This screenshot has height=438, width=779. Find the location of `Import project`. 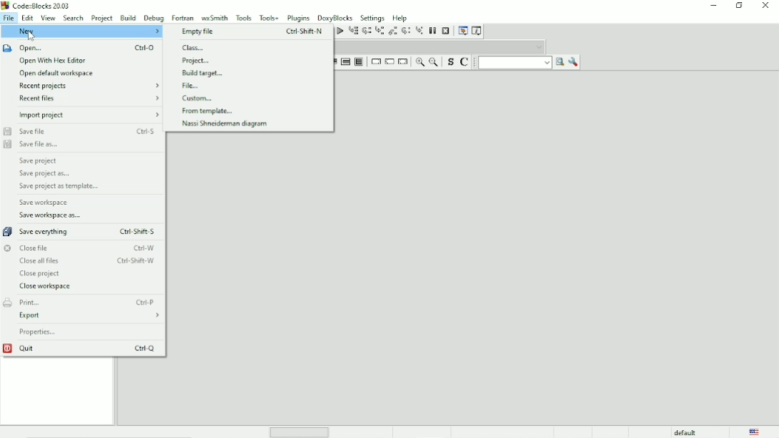

Import project is located at coordinates (89, 115).